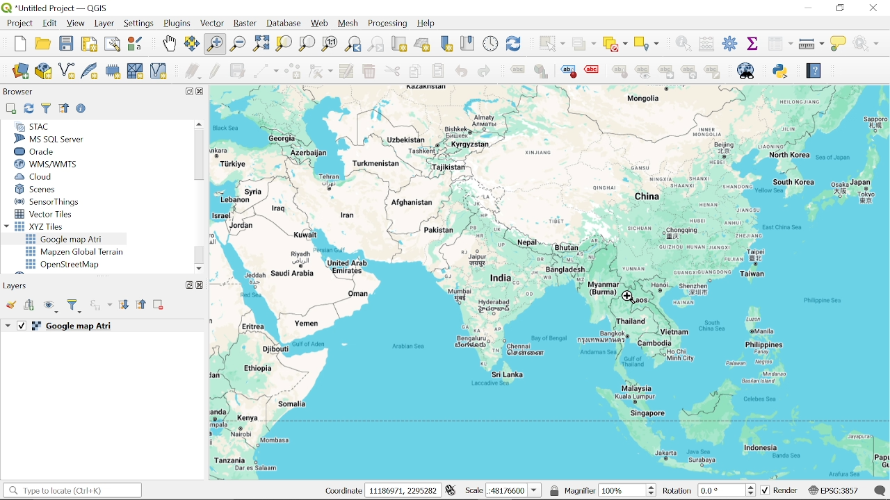 The image size is (890, 500). What do you see at coordinates (839, 43) in the screenshot?
I see `Show map tips` at bounding box center [839, 43].